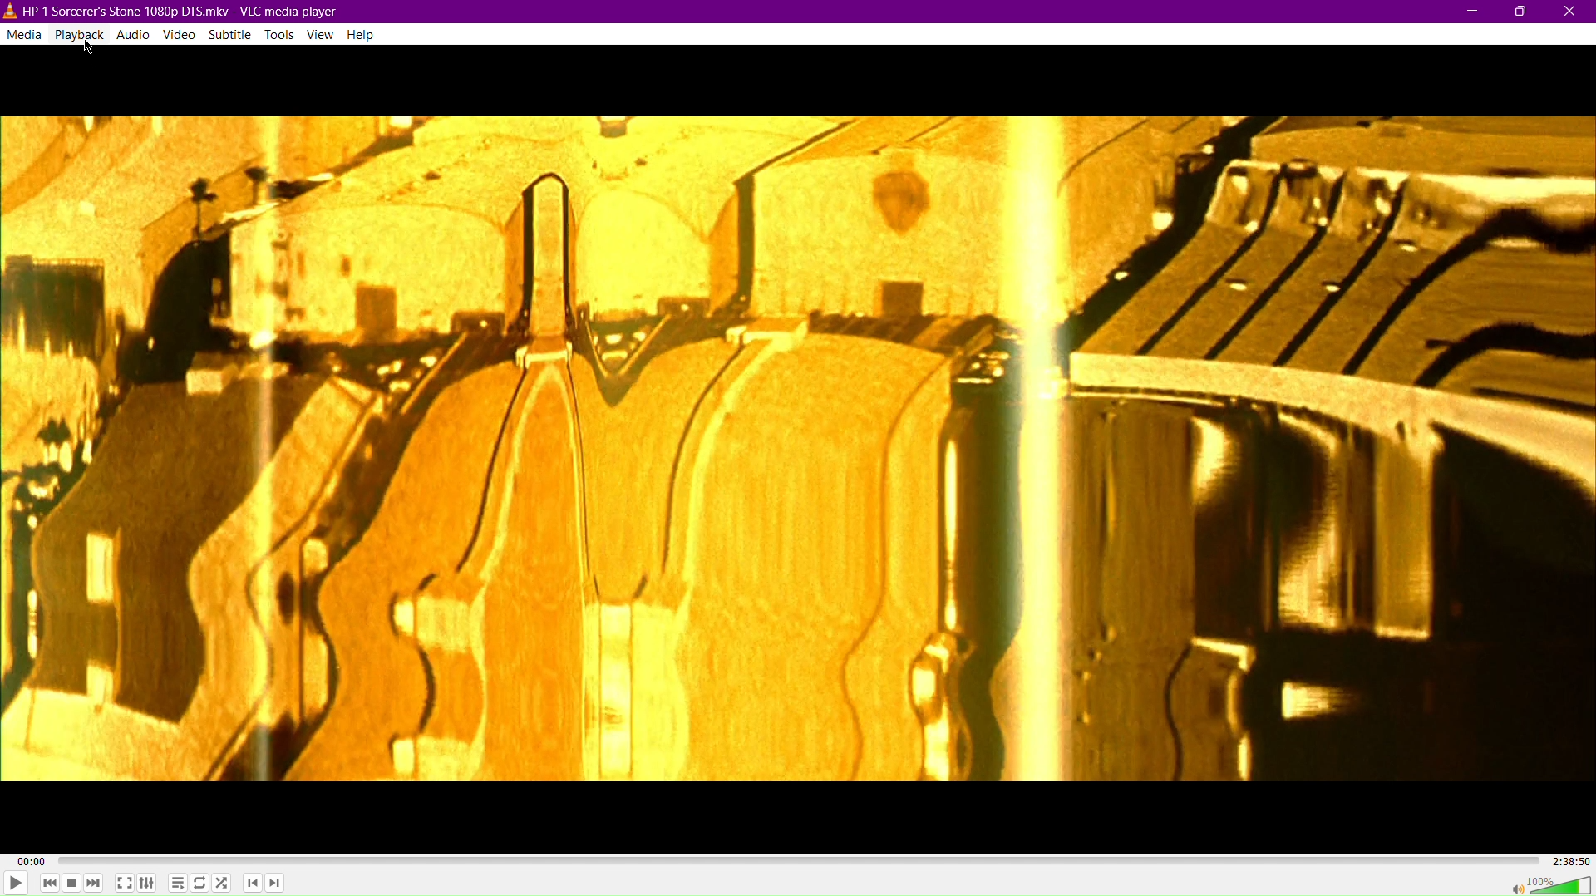 Image resolution: width=1596 pixels, height=896 pixels. Describe the element at coordinates (795, 859) in the screenshot. I see `Timeline` at that location.